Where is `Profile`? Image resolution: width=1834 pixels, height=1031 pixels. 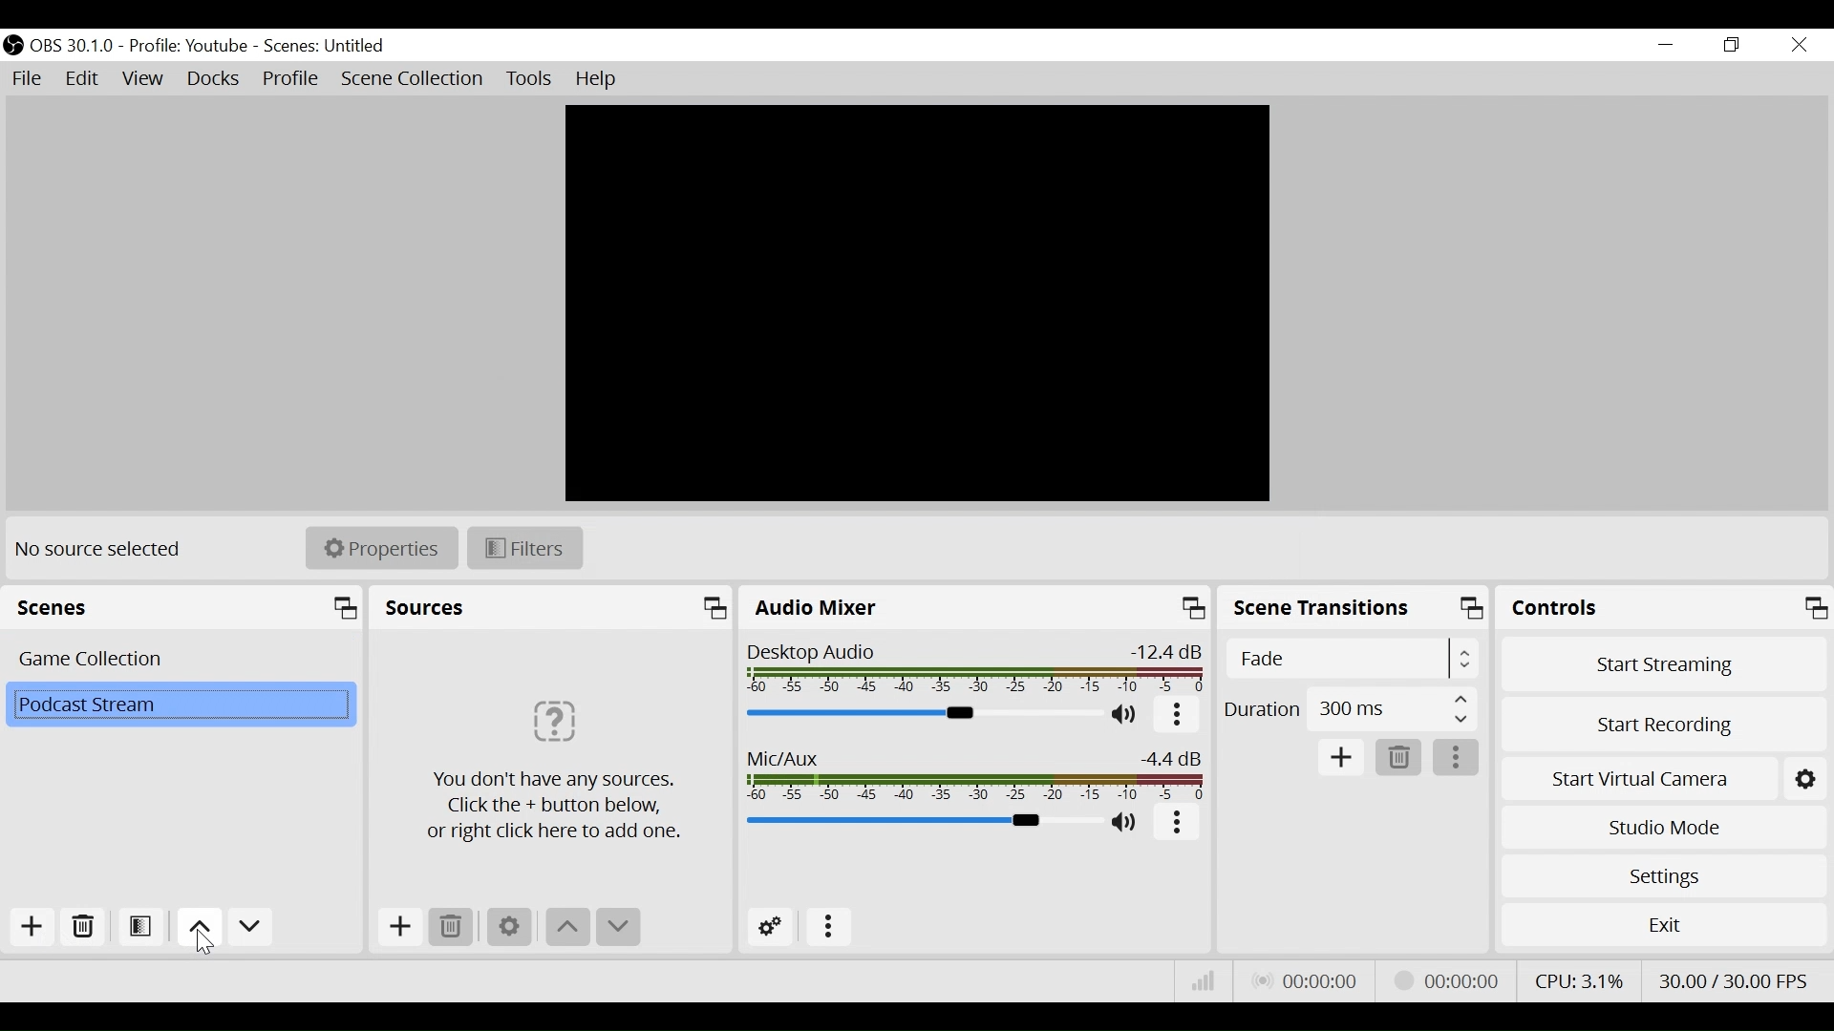 Profile is located at coordinates (291, 80).